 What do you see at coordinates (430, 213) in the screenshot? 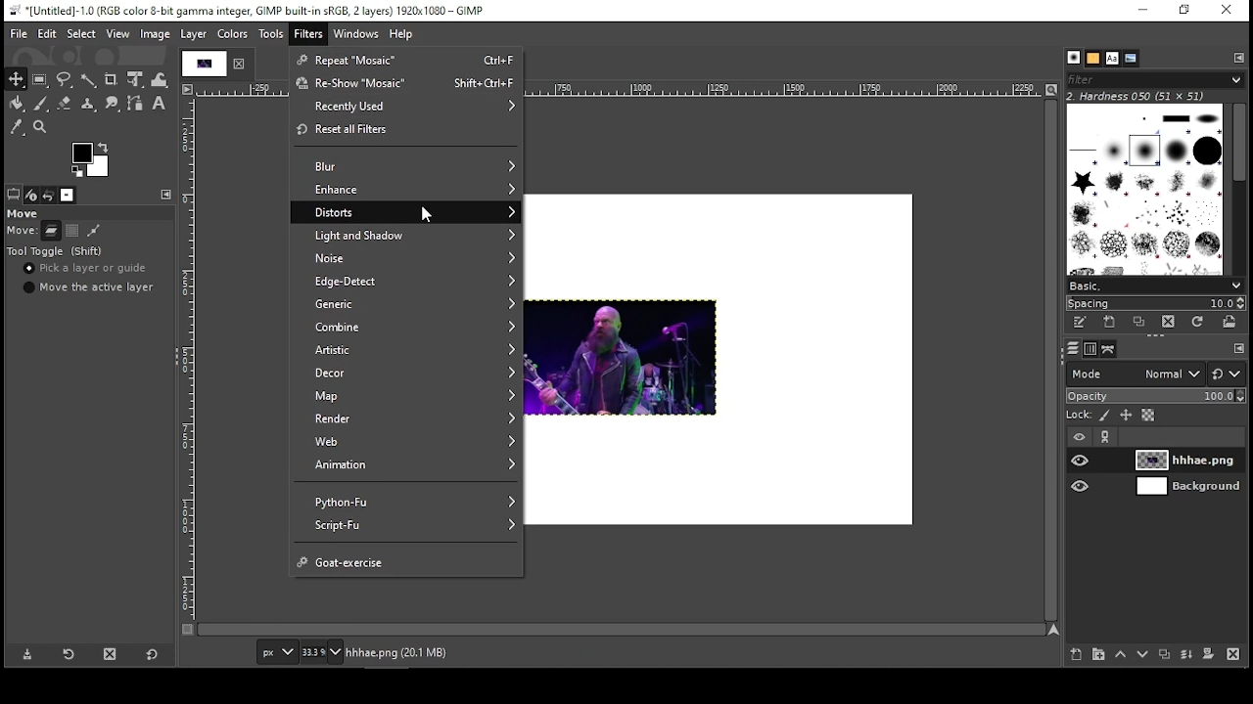
I see `mouse pointer` at bounding box center [430, 213].